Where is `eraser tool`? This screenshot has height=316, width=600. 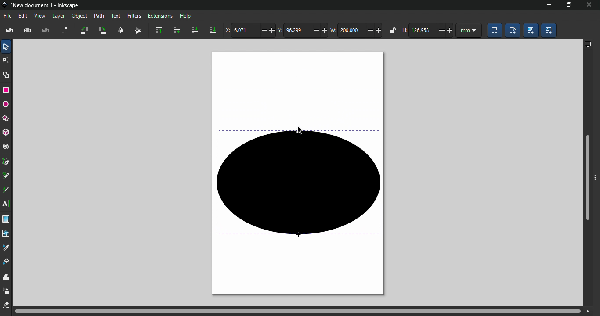 eraser tool is located at coordinates (7, 305).